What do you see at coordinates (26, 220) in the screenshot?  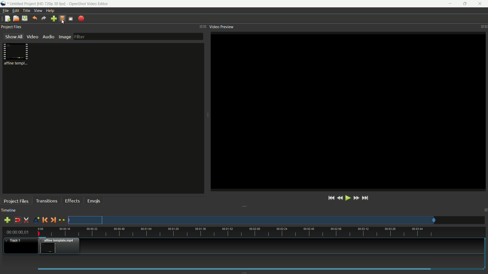 I see `enable razor` at bounding box center [26, 220].